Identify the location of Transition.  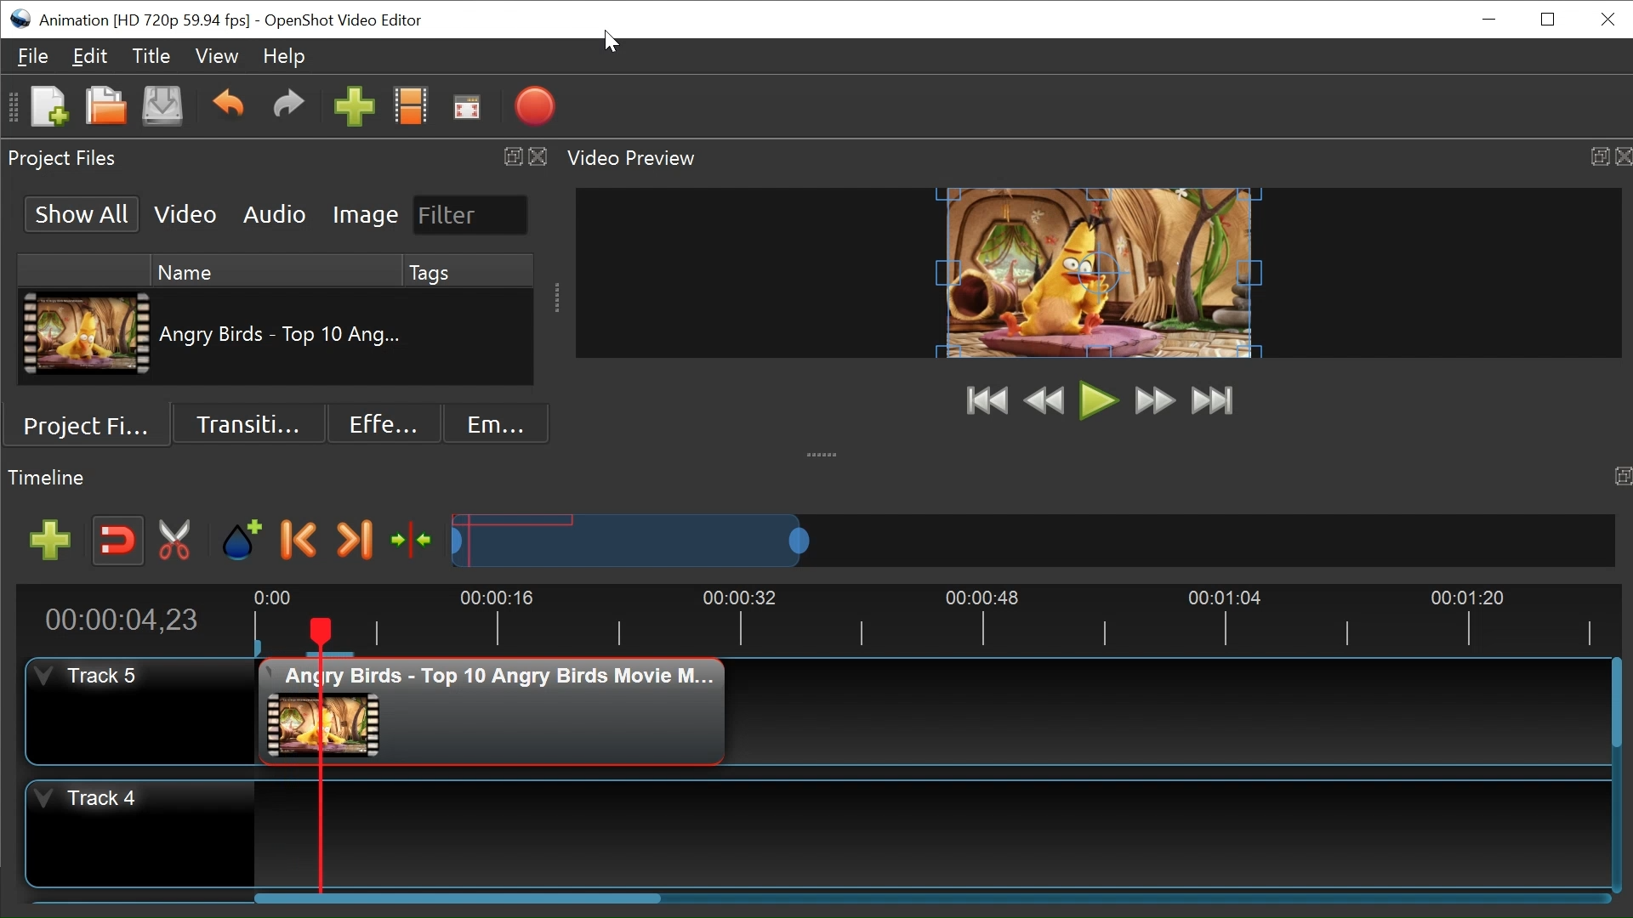
(246, 425).